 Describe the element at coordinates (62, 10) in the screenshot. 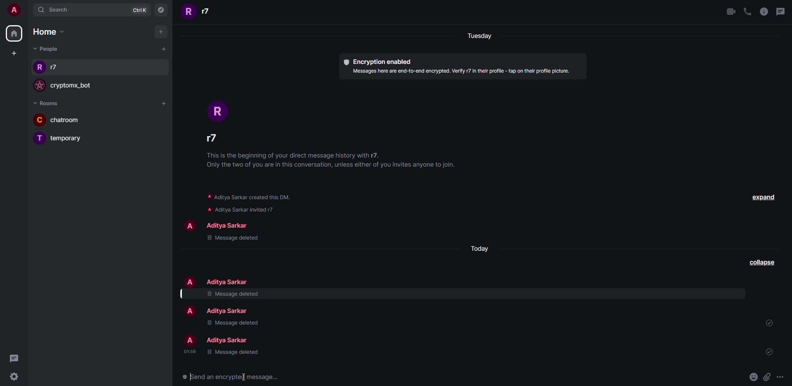

I see `search` at that location.